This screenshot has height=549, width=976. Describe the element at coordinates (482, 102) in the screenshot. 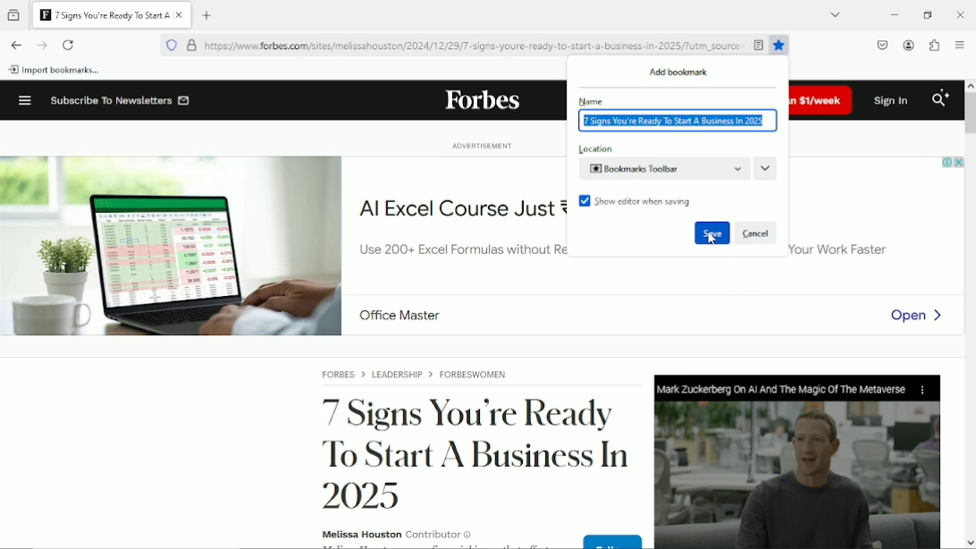

I see `forbes` at that location.